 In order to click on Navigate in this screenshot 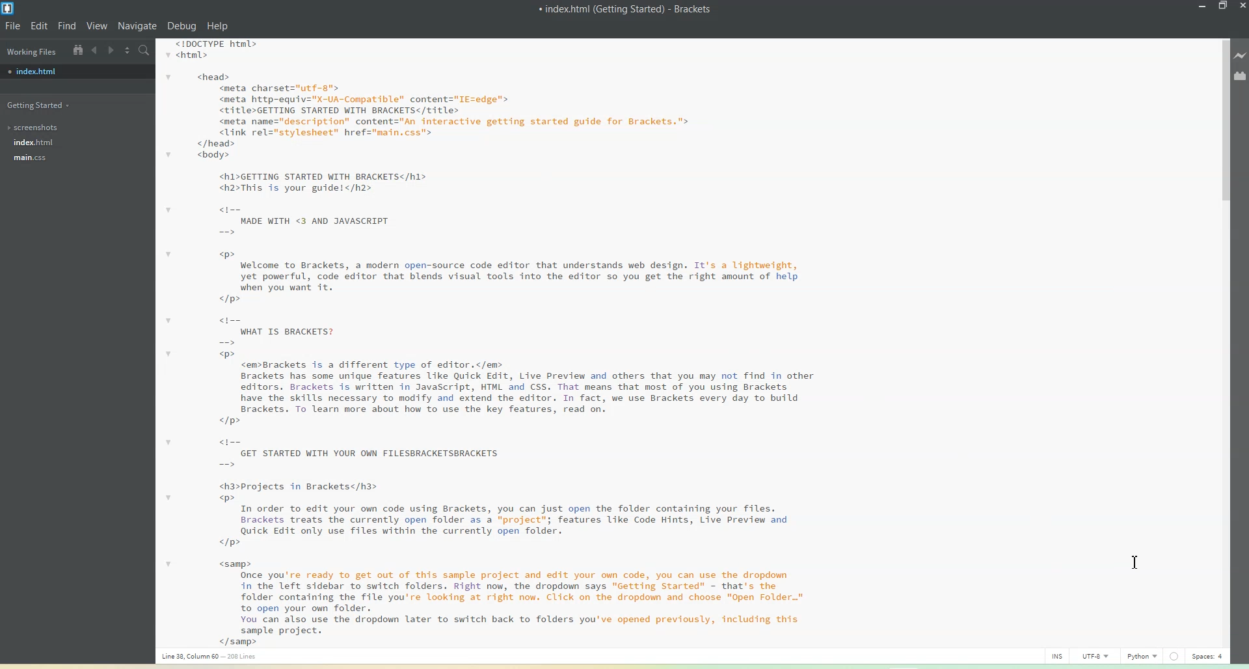, I will do `click(139, 26)`.